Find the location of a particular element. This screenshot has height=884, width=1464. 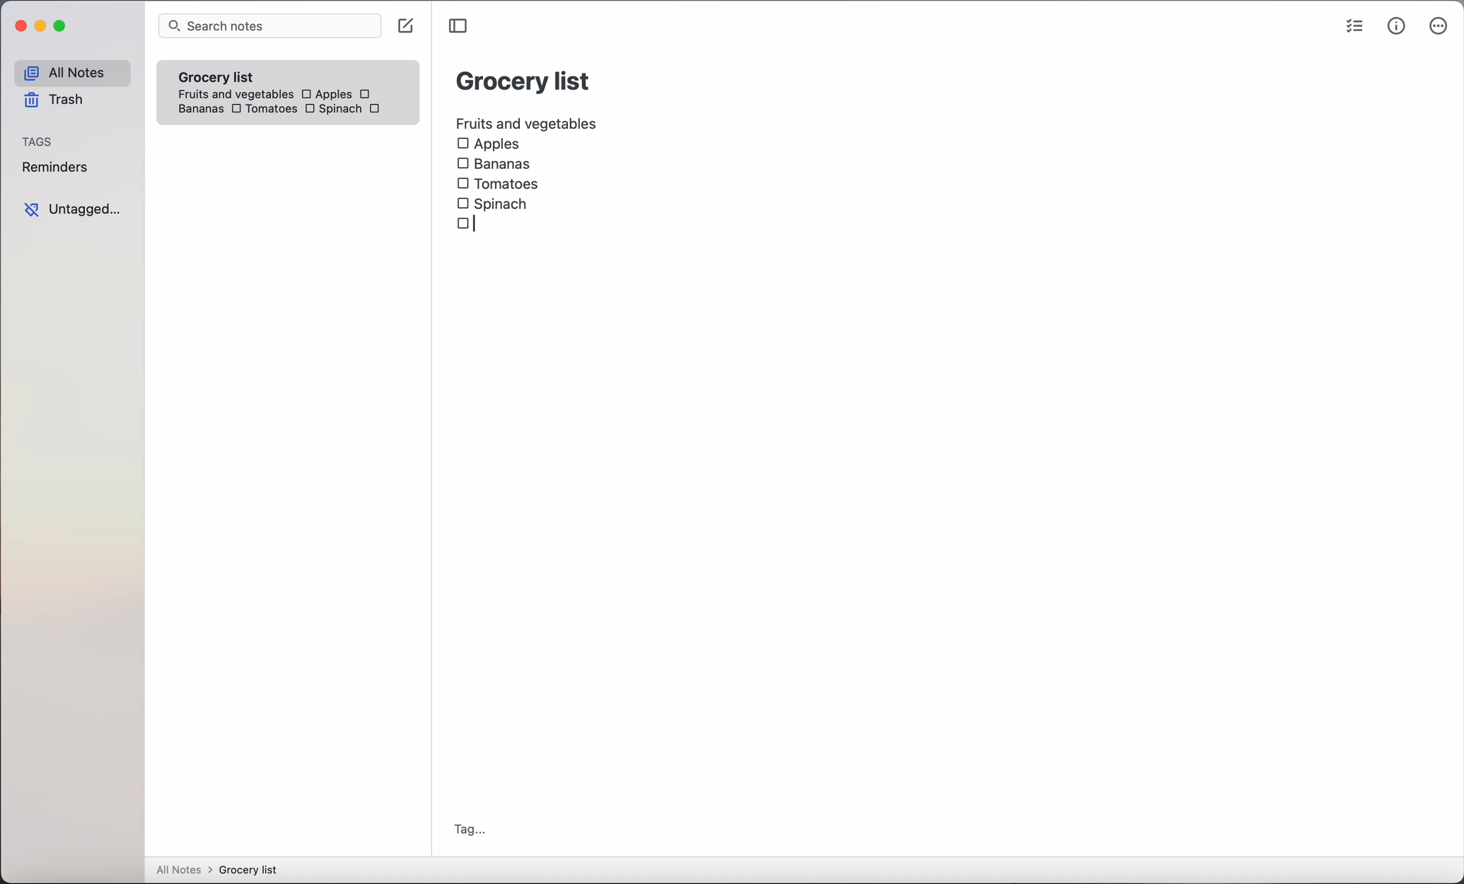

minimize Simplenote is located at coordinates (43, 29).